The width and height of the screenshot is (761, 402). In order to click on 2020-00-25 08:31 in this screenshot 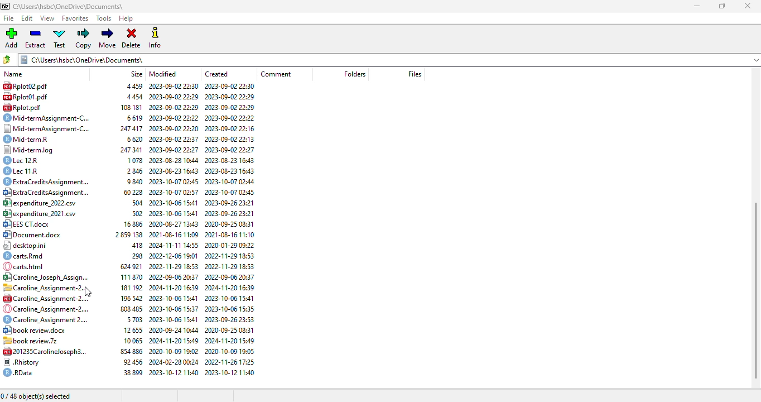, I will do `click(230, 329)`.